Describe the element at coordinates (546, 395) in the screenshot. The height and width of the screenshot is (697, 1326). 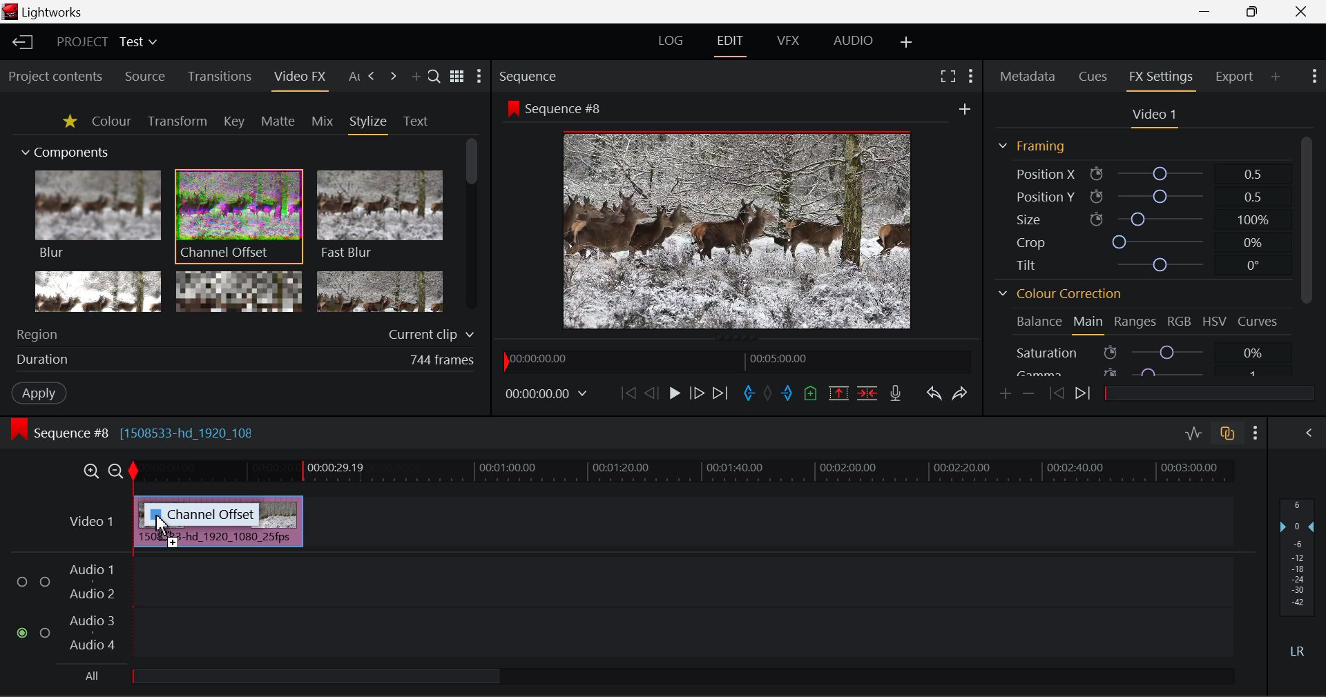
I see `Frame Time` at that location.